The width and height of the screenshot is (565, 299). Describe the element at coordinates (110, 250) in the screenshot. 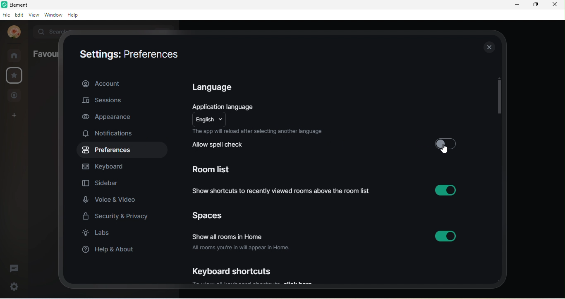

I see `help and about` at that location.